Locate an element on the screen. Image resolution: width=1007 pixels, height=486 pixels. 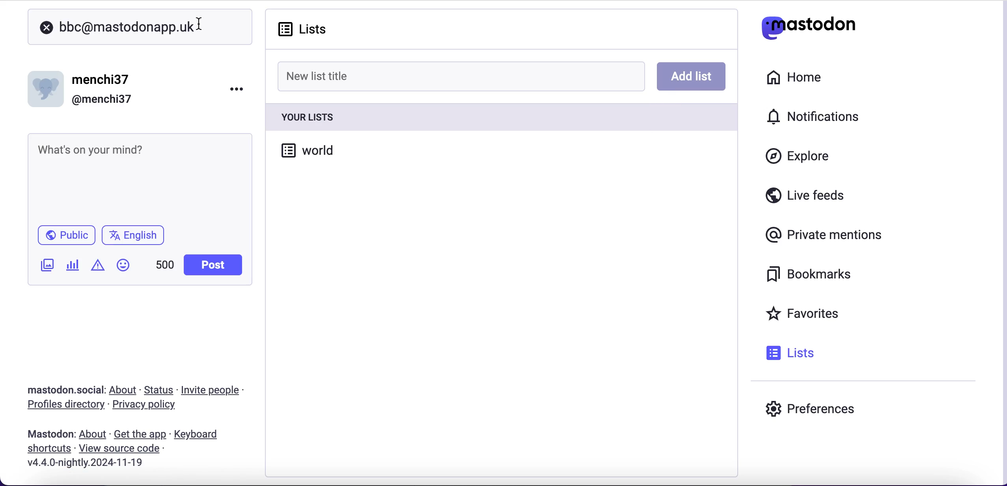
cursor is located at coordinates (201, 25).